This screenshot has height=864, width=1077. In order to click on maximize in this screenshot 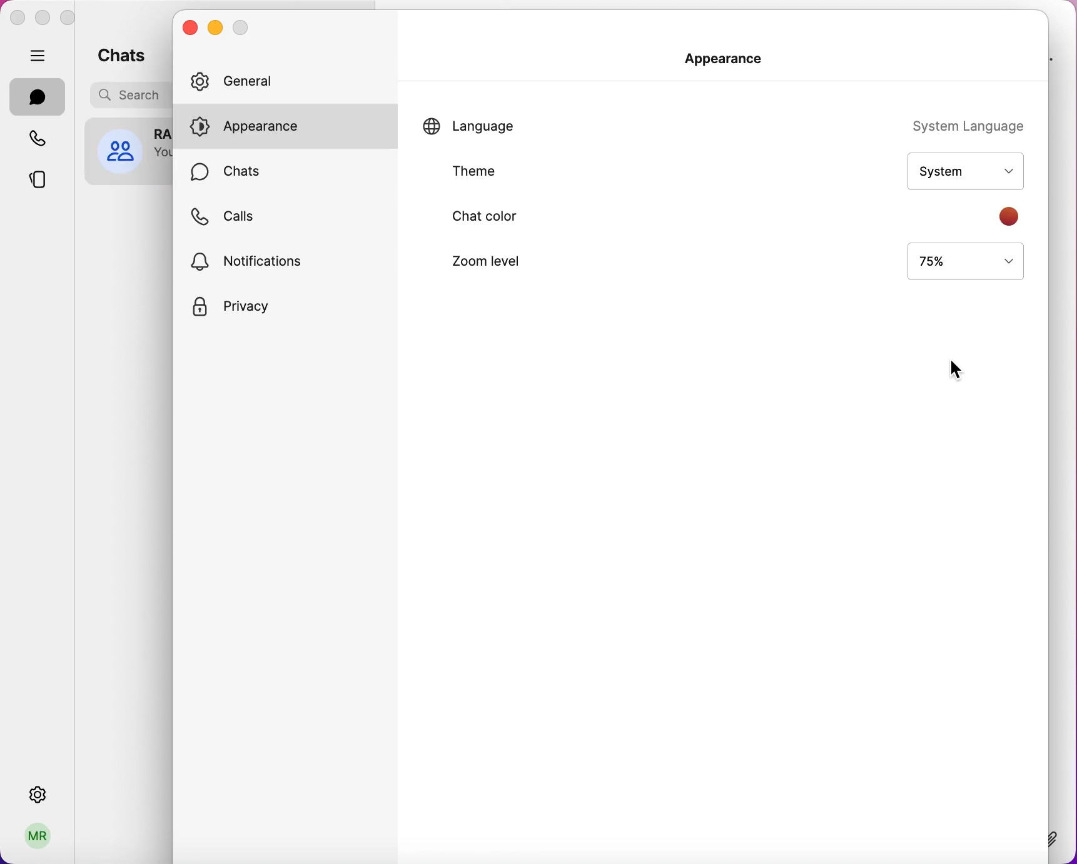, I will do `click(74, 19)`.